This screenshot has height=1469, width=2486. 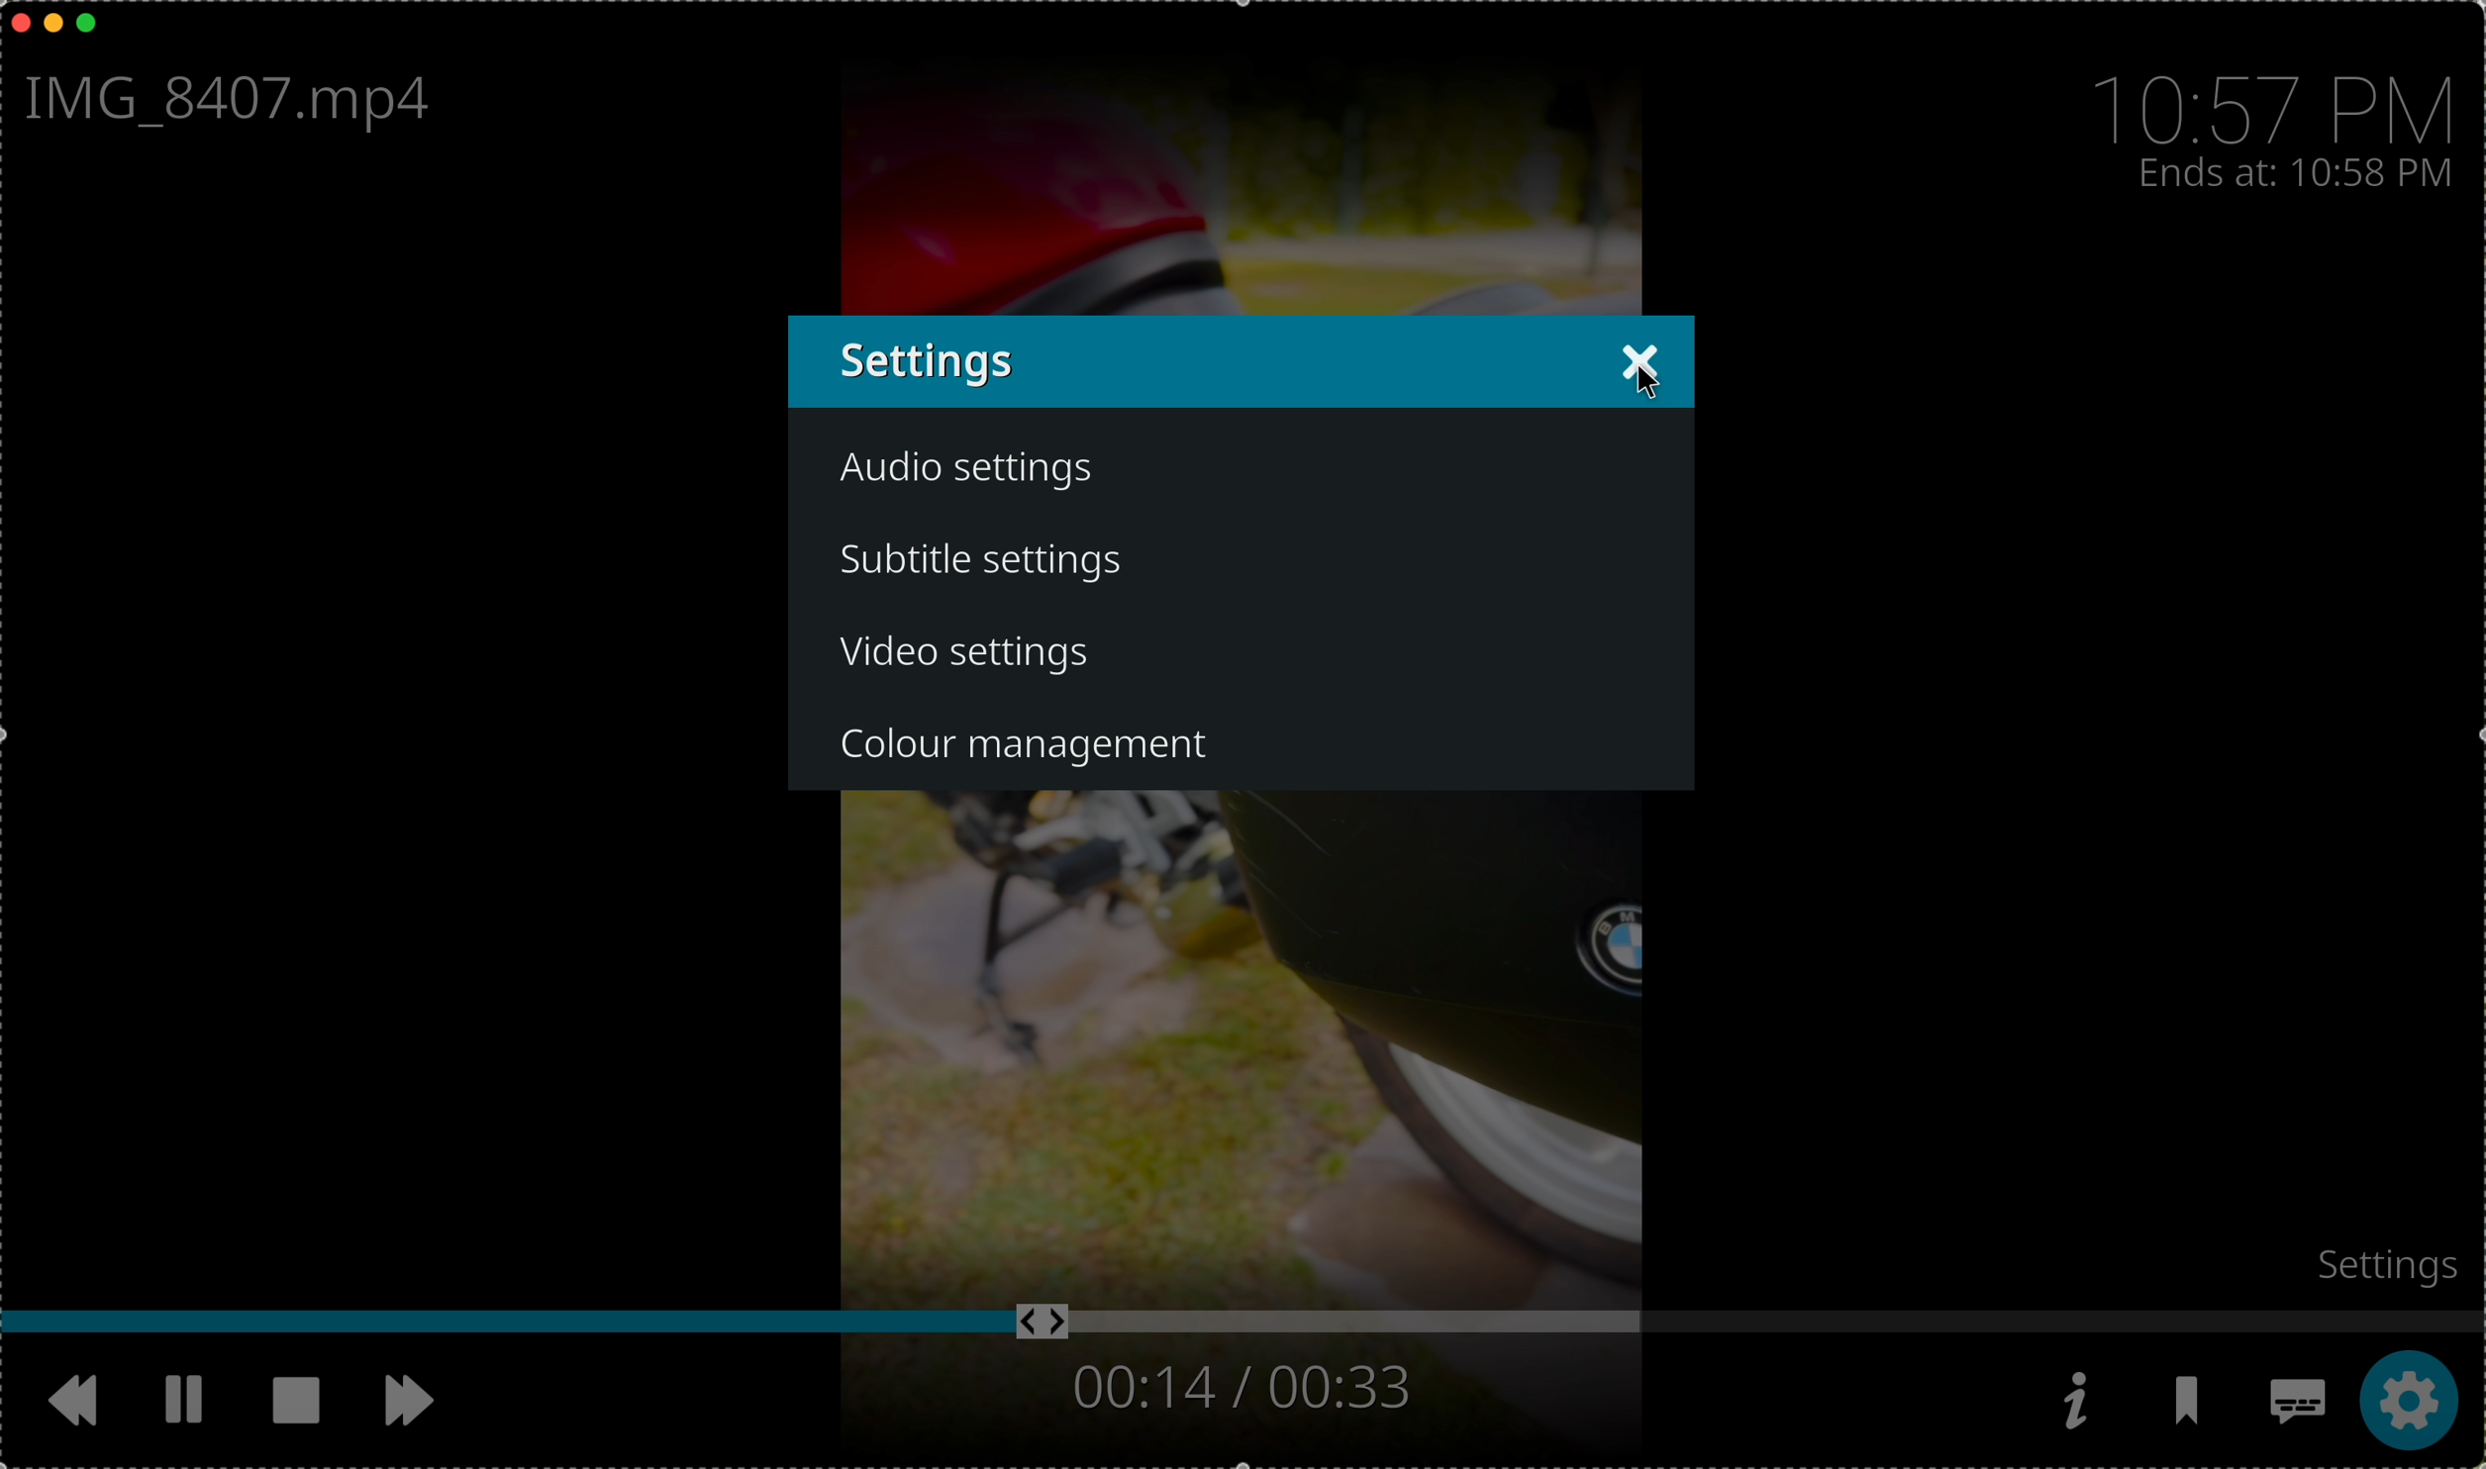 I want to click on video, so click(x=1250, y=164).